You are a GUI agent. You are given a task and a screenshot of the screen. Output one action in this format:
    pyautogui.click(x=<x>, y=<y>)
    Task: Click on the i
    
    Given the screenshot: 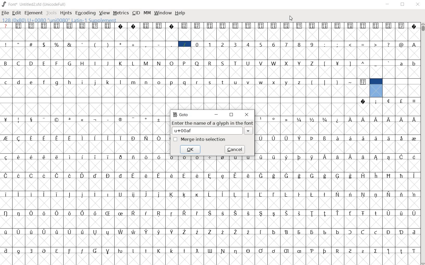 What is the action you would take?
    pyautogui.click(x=83, y=82)
    